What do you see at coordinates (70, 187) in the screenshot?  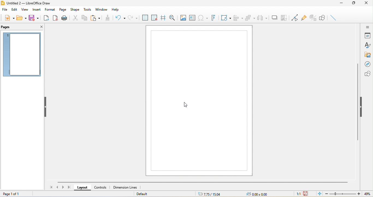 I see `last page` at bounding box center [70, 187].